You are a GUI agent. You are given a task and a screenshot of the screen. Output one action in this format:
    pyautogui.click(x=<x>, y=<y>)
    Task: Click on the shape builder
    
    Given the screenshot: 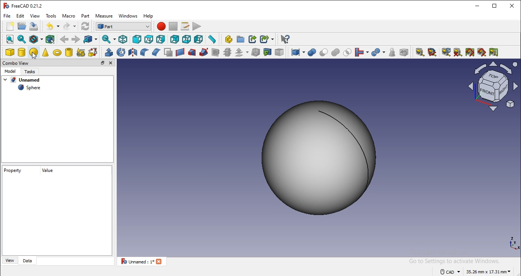 What is the action you would take?
    pyautogui.click(x=93, y=52)
    